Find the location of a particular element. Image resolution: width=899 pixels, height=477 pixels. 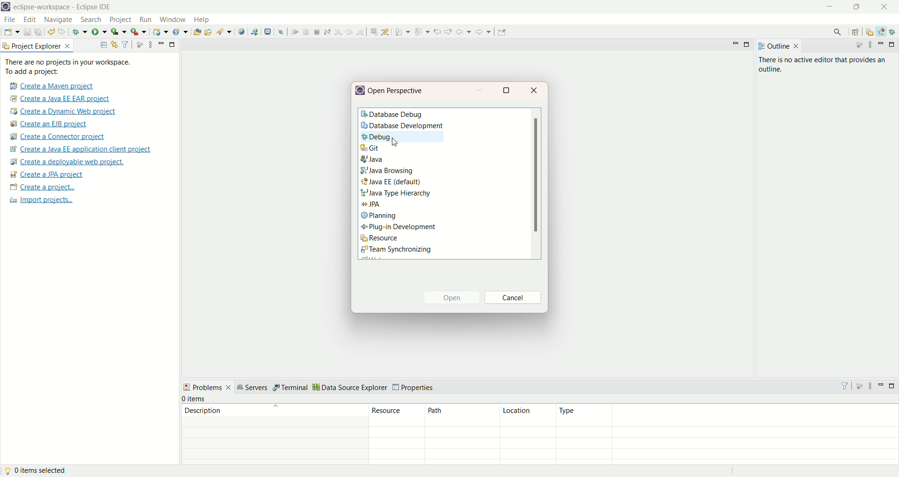

open perspective is located at coordinates (397, 91).